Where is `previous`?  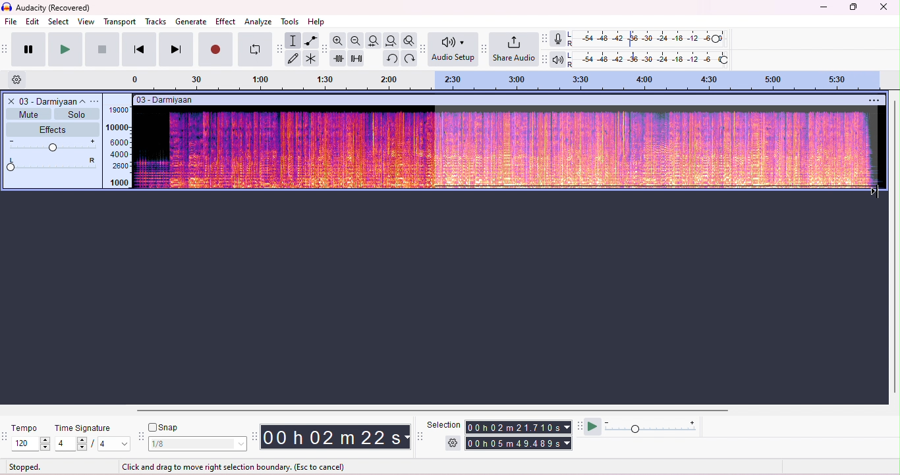
previous is located at coordinates (138, 49).